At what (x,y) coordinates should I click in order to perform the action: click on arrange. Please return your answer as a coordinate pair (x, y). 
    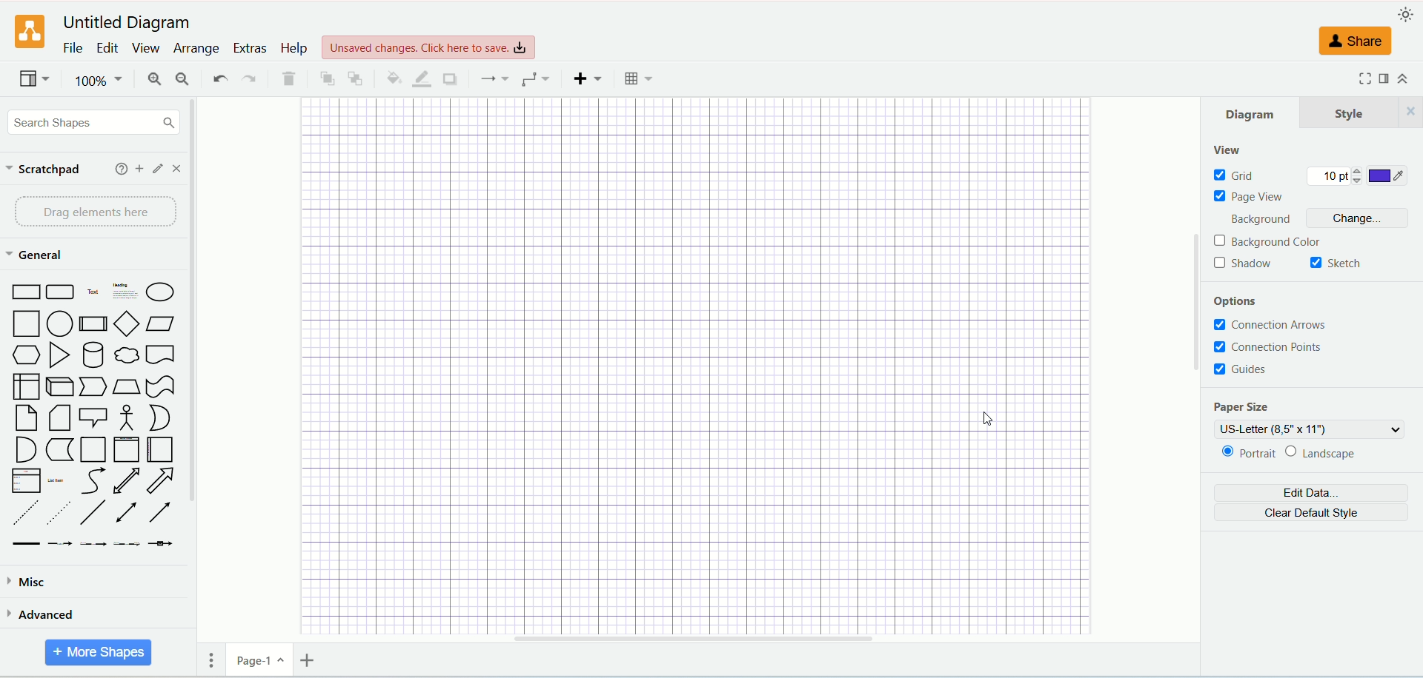
    Looking at the image, I should click on (196, 50).